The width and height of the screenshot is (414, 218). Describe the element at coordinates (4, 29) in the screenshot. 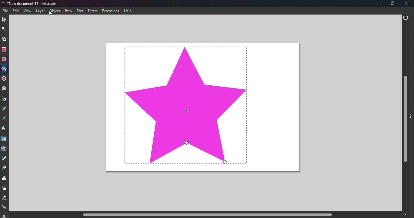

I see `Node tool` at that location.